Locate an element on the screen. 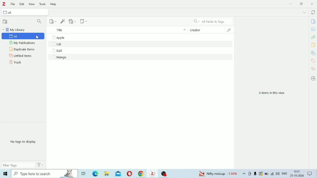 Image resolution: width=317 pixels, height=178 pixels. Trash is located at coordinates (16, 62).